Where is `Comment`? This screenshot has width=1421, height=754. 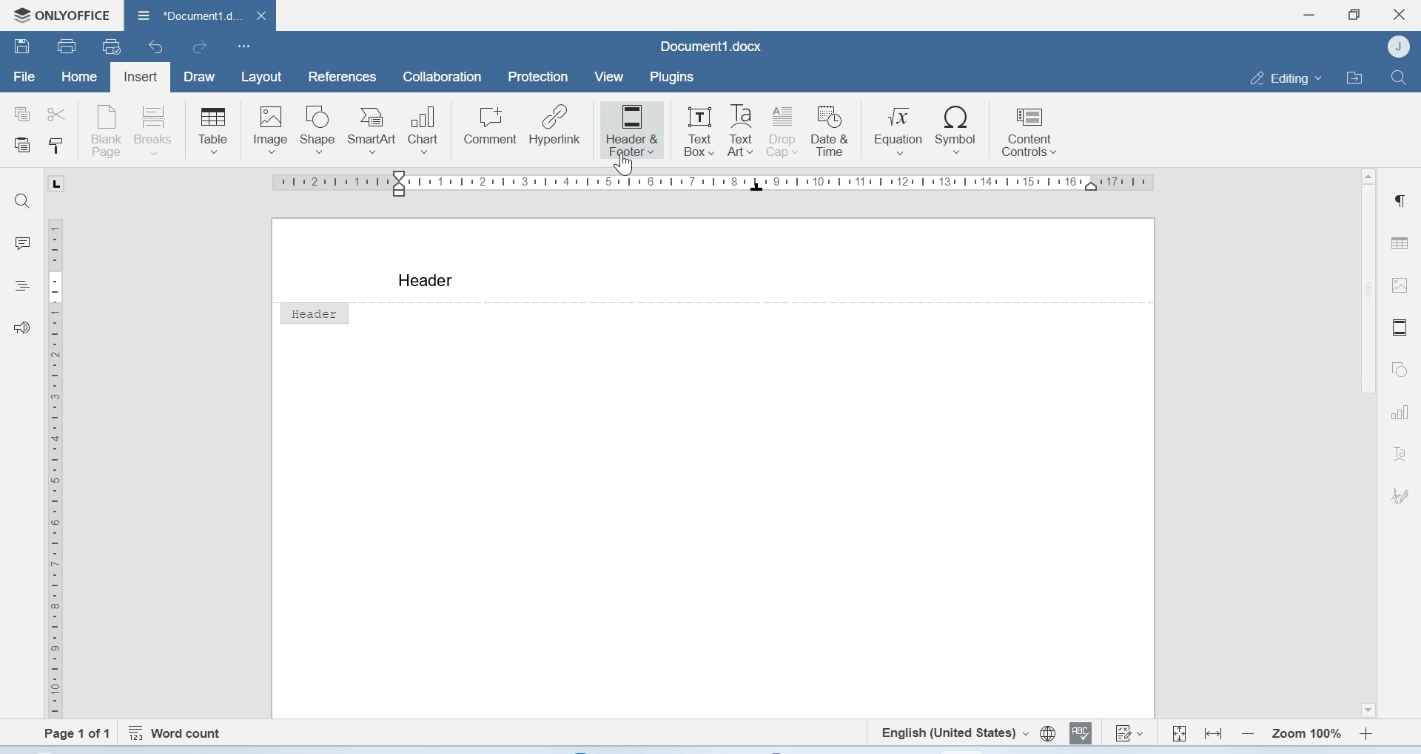 Comment is located at coordinates (491, 127).